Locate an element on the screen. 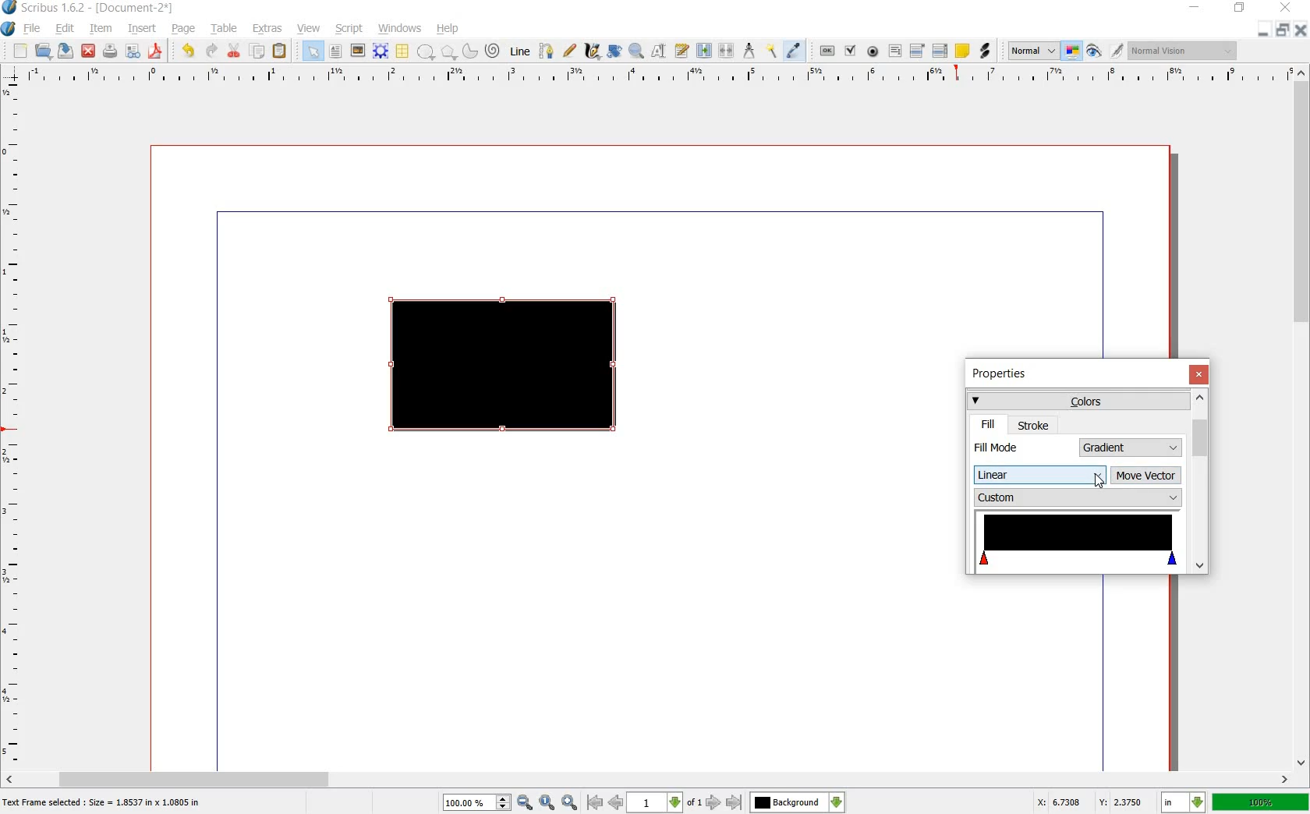 The height and width of the screenshot is (814, 1310). pdf list box is located at coordinates (940, 50).